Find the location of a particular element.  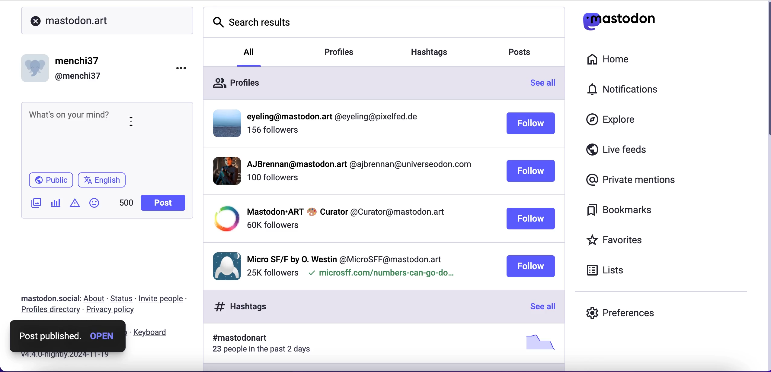

profiles is located at coordinates (240, 82).